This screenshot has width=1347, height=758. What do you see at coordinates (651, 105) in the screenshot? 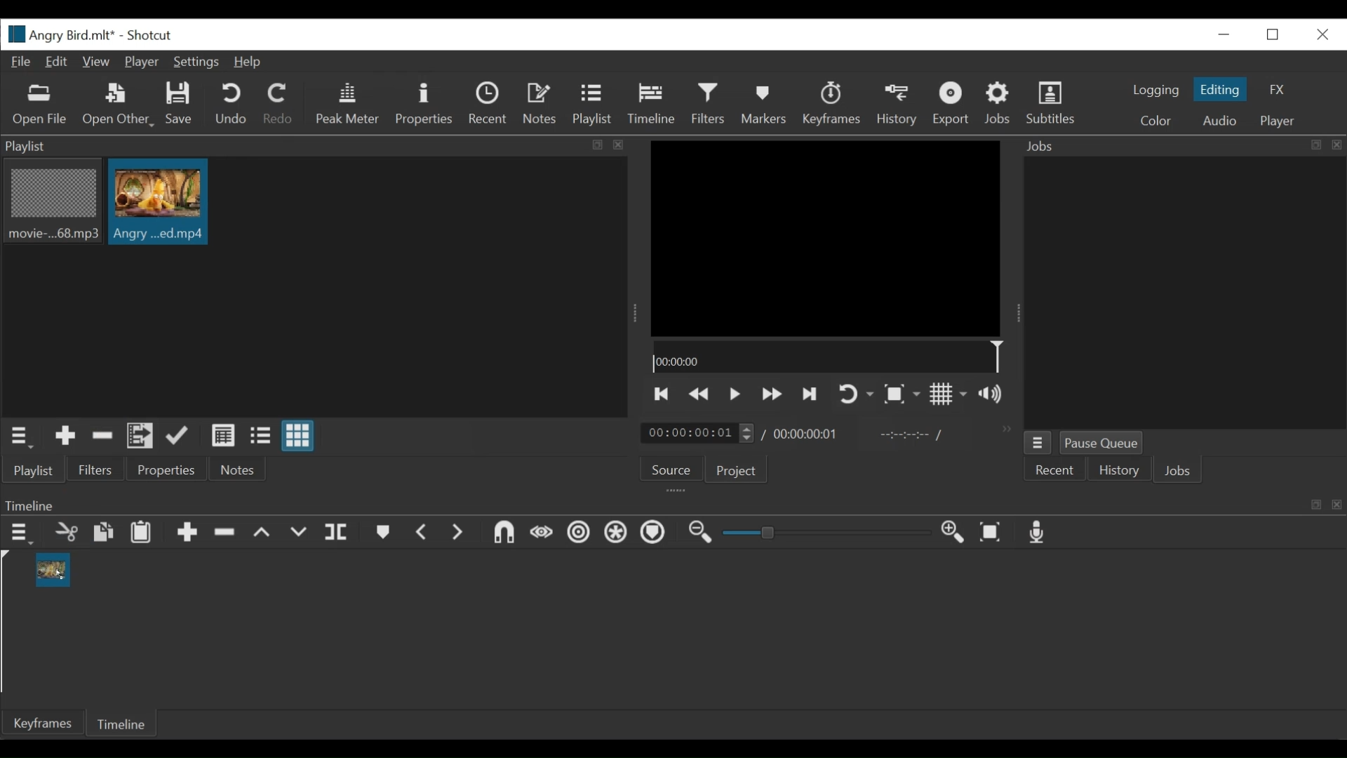
I see `Timeline` at bounding box center [651, 105].